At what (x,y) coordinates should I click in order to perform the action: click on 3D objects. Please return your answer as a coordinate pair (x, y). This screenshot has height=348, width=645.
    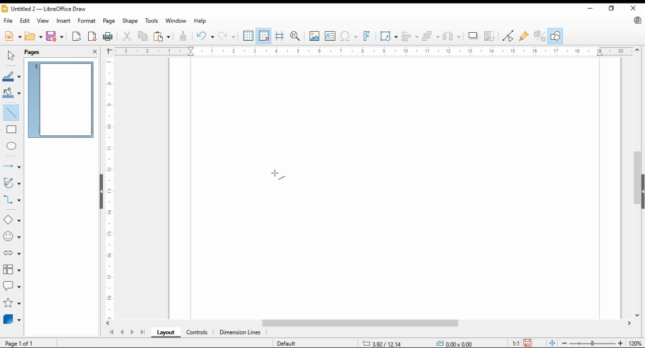
    Looking at the image, I should click on (13, 319).